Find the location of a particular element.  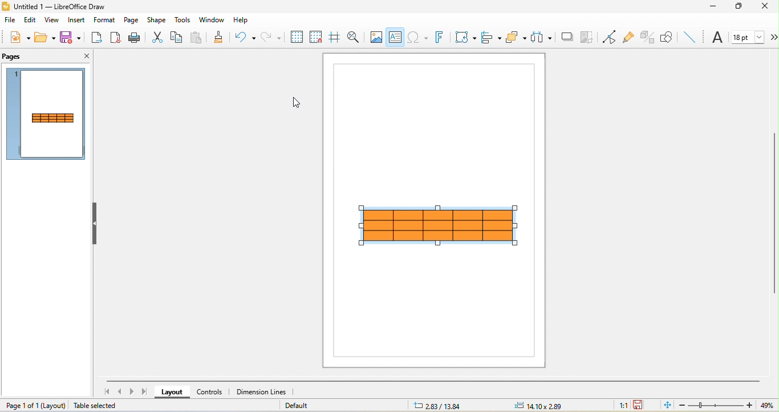

align object is located at coordinates (489, 37).